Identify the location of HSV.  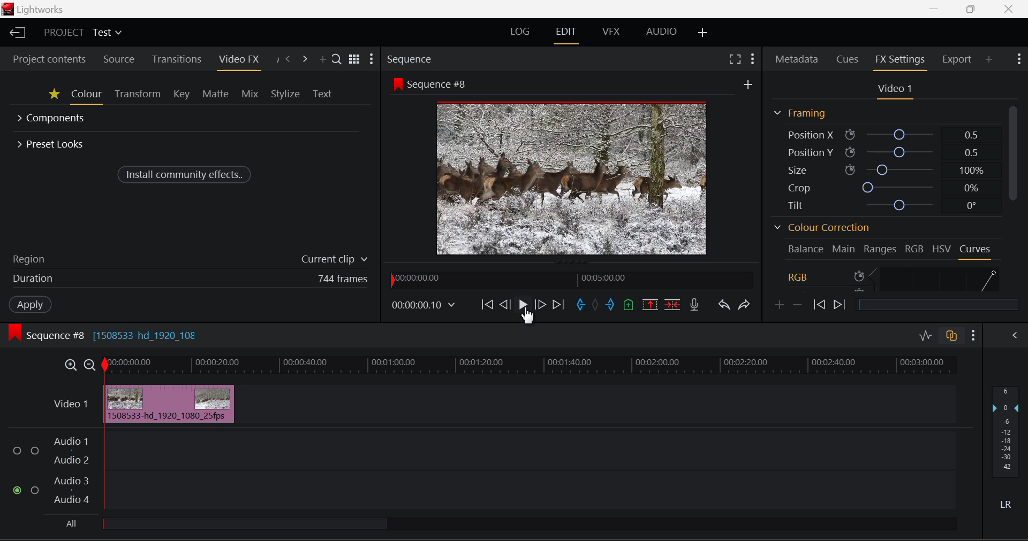
(943, 248).